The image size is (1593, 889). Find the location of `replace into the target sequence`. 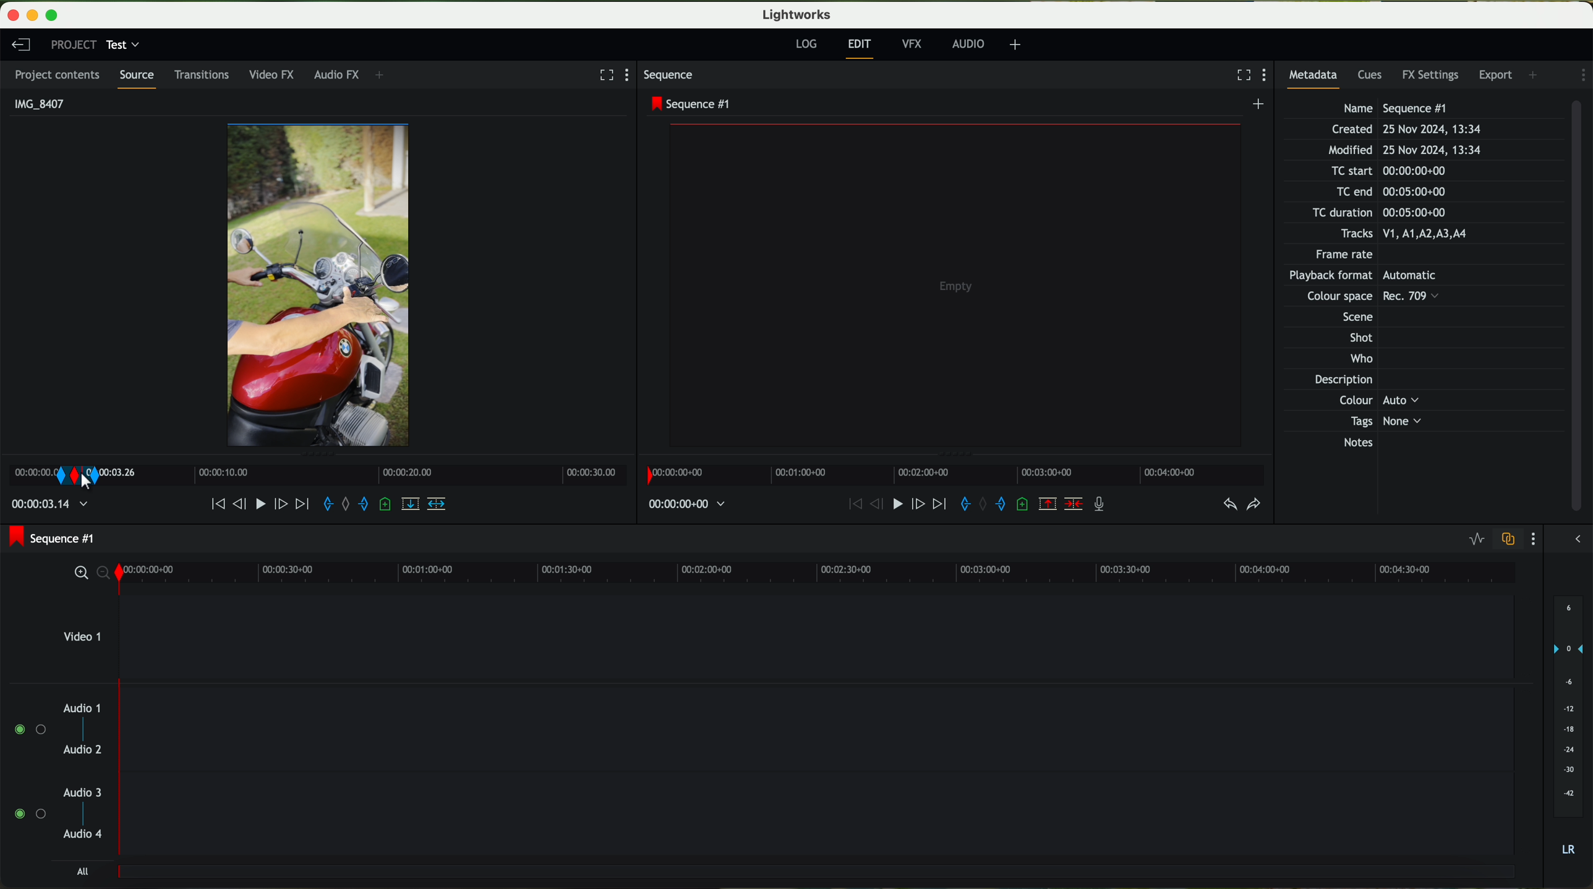

replace into the target sequence is located at coordinates (413, 508).